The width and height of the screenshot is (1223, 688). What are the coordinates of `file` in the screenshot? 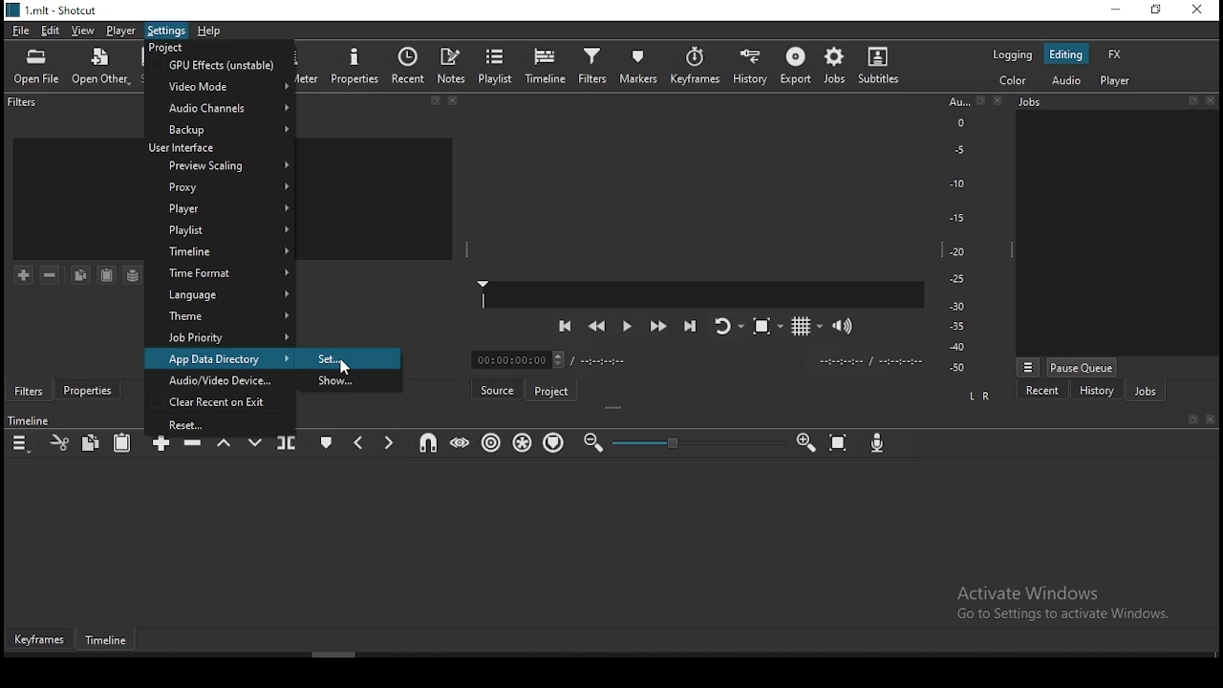 It's located at (19, 29).